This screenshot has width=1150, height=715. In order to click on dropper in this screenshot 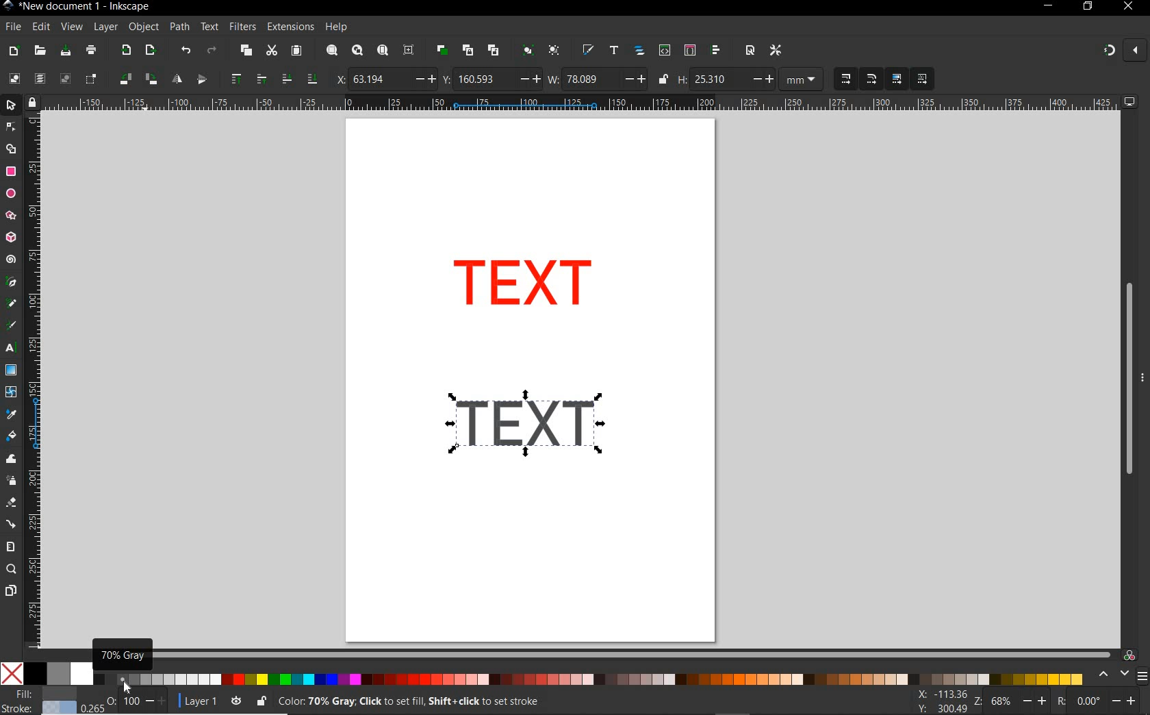, I will do `click(12, 414)`.